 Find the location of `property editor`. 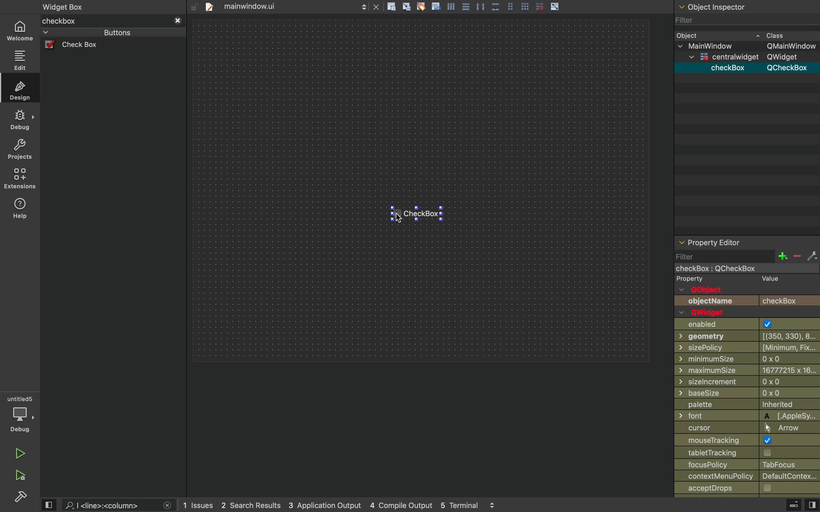

property editor is located at coordinates (747, 242).